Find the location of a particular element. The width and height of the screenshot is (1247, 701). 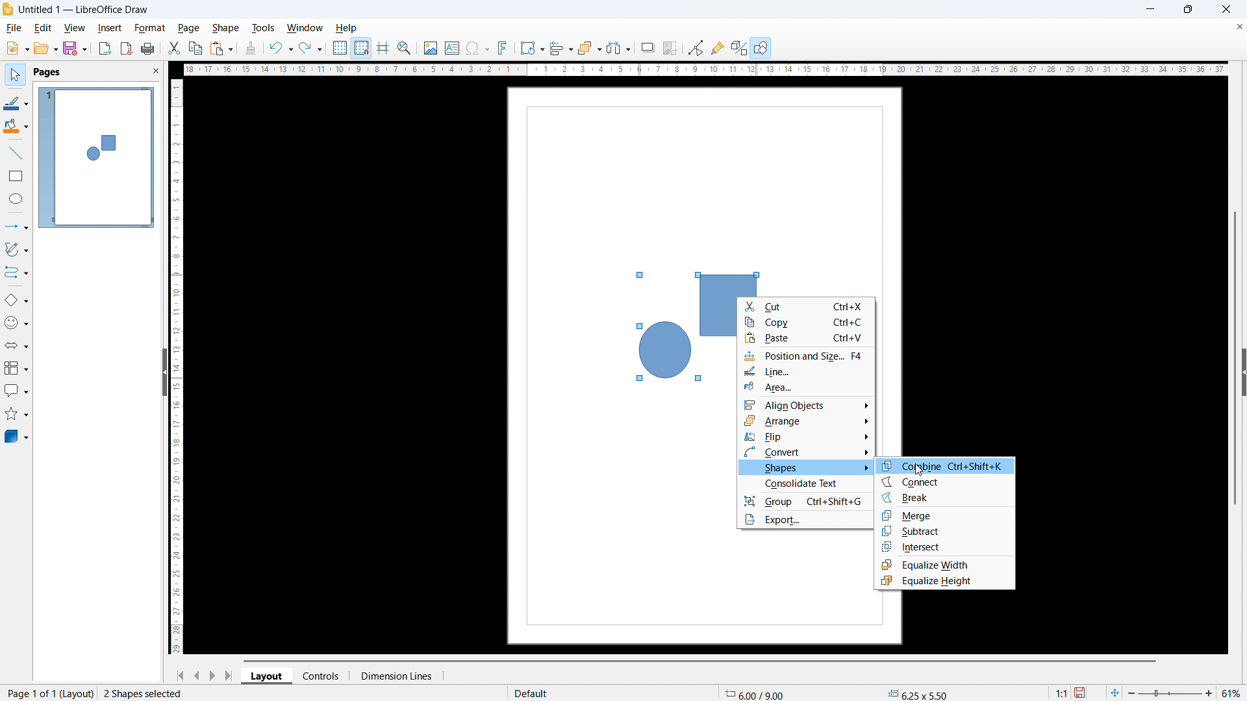

save is located at coordinates (1082, 693).